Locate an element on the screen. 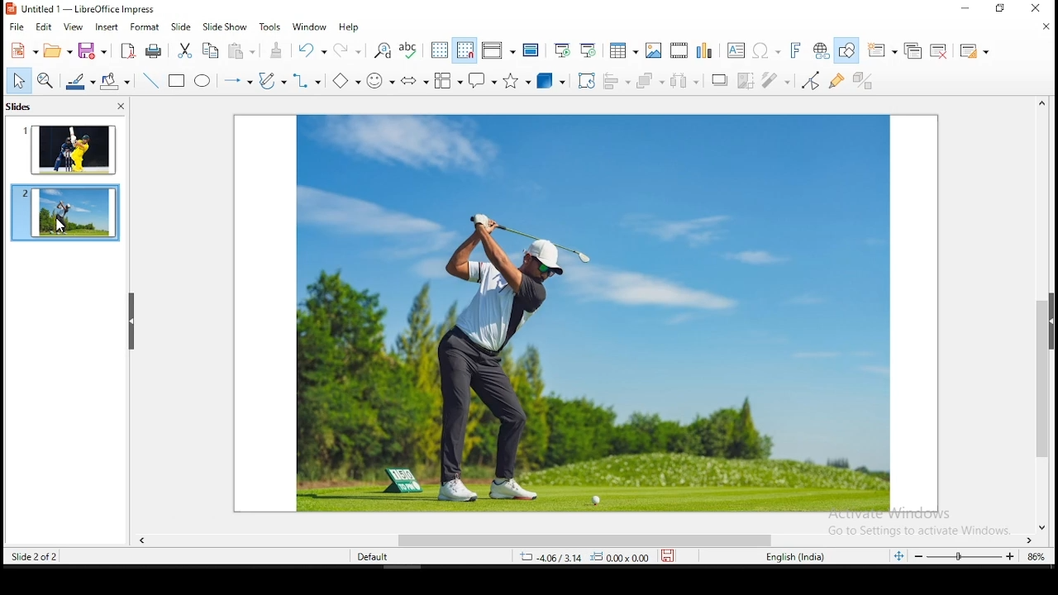  scroll bar is located at coordinates (589, 540).